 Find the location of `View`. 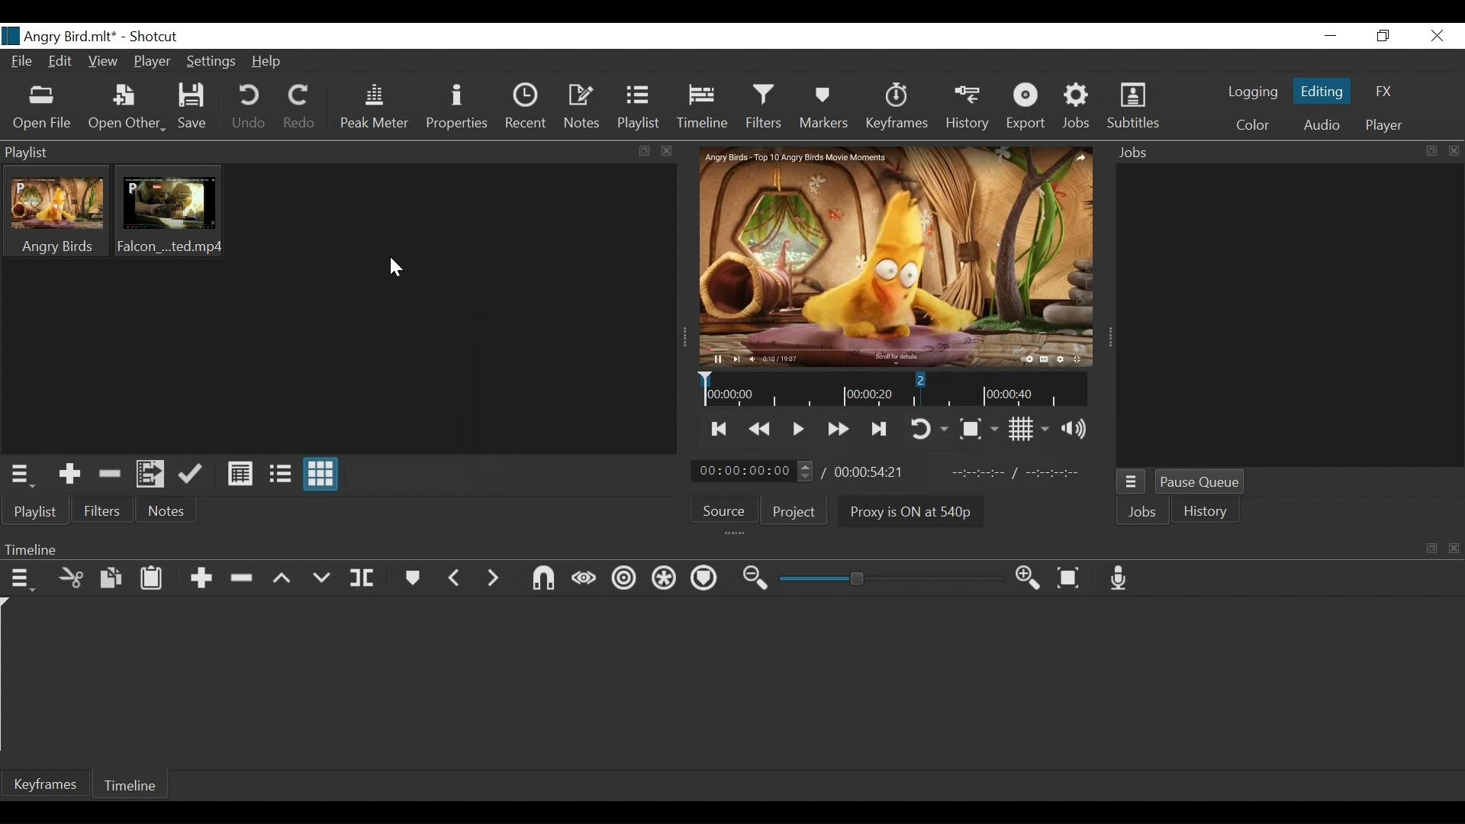

View is located at coordinates (105, 60).